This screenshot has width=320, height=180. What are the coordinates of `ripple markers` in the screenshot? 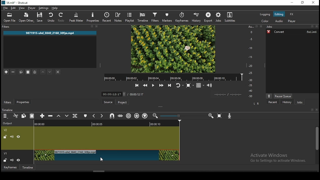 It's located at (146, 116).